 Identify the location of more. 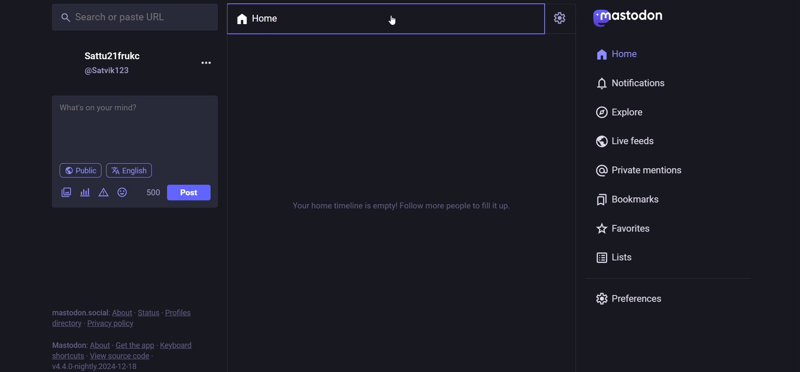
(206, 63).